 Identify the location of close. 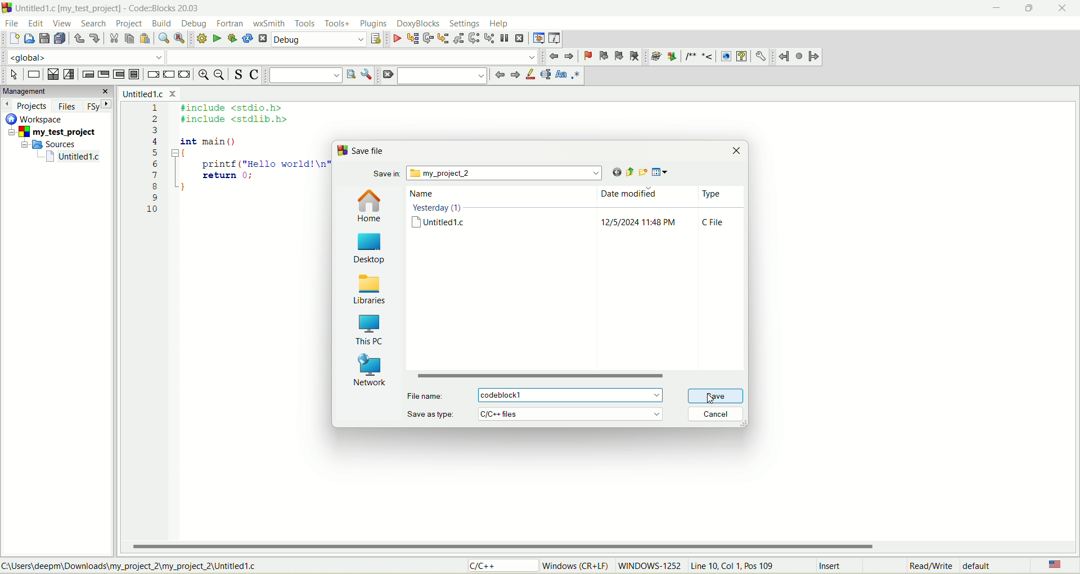
(1065, 8).